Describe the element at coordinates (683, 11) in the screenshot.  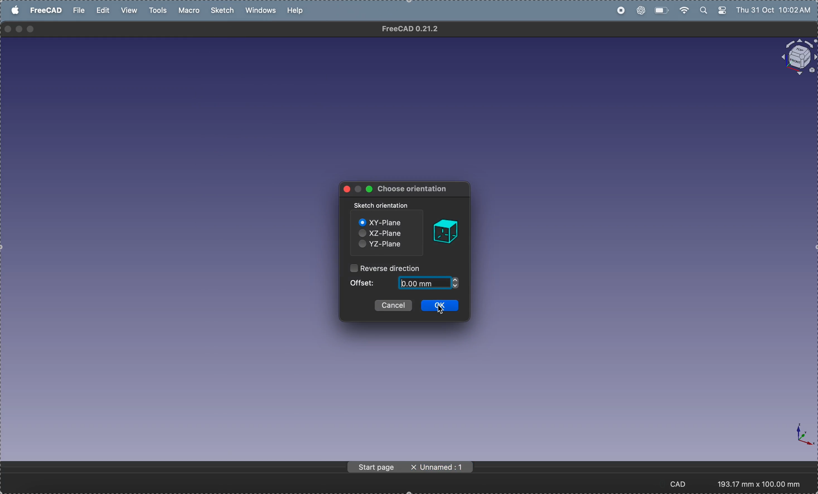
I see `wifi` at that location.